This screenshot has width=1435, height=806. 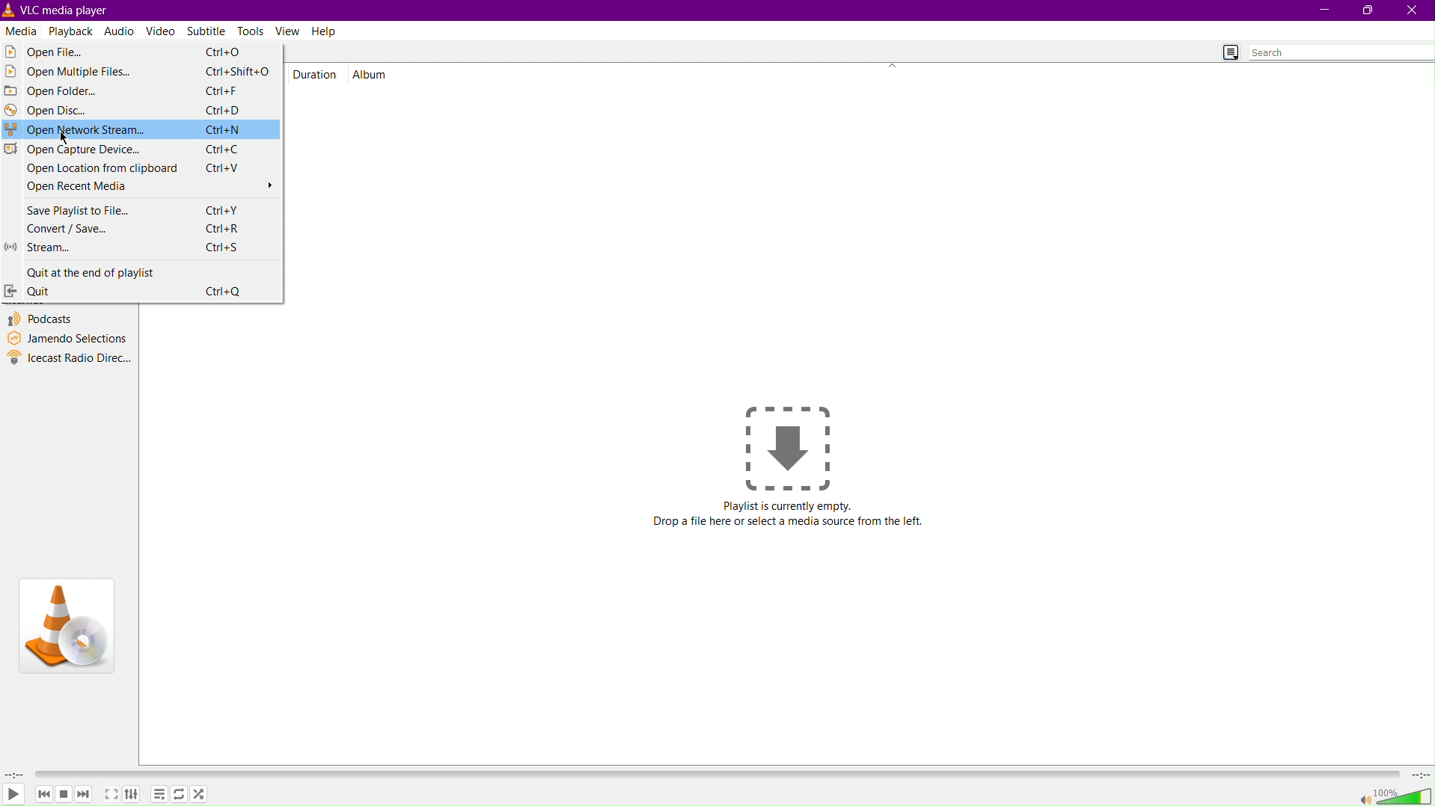 I want to click on Audio, so click(x=120, y=29).